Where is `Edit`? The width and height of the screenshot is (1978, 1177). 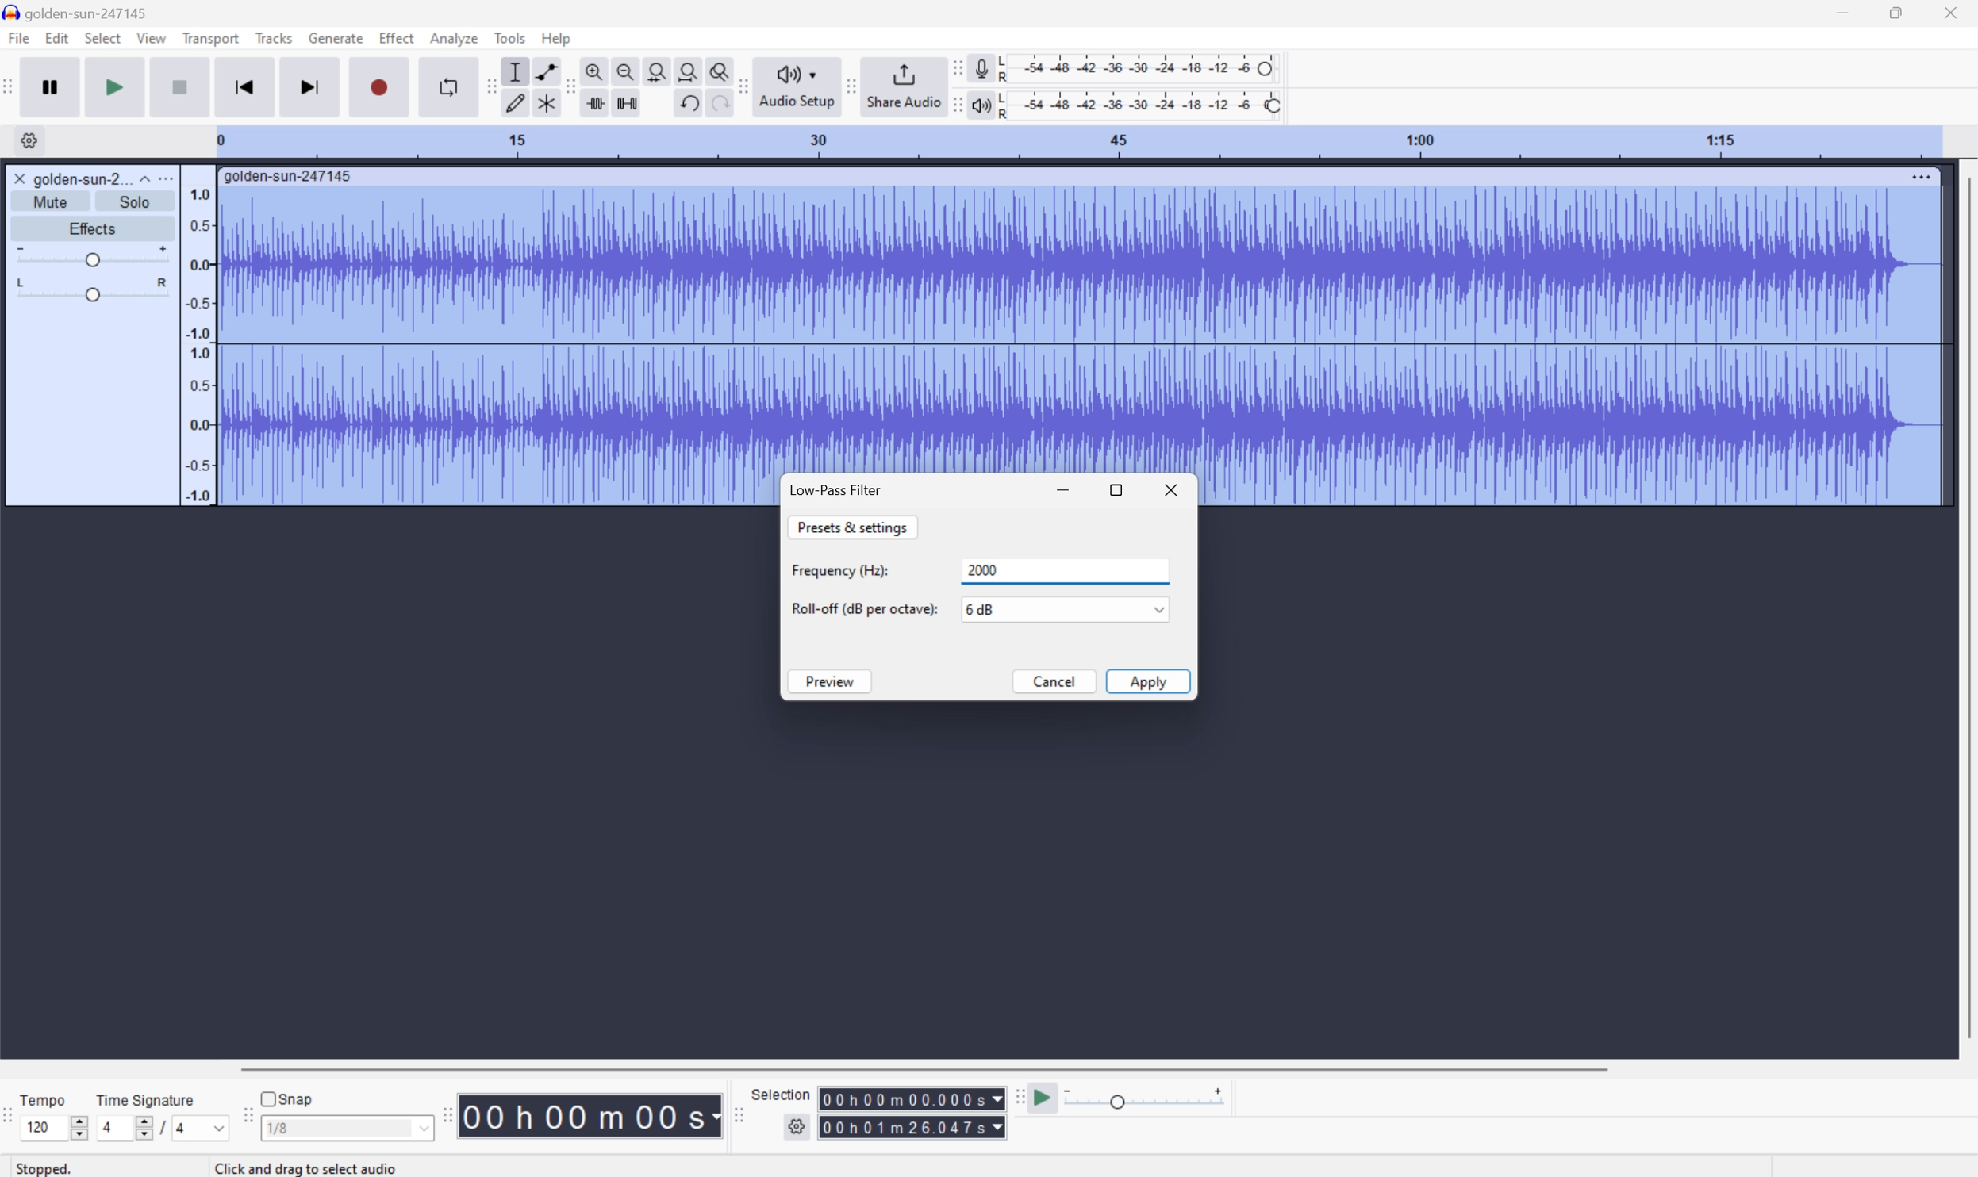 Edit is located at coordinates (57, 38).